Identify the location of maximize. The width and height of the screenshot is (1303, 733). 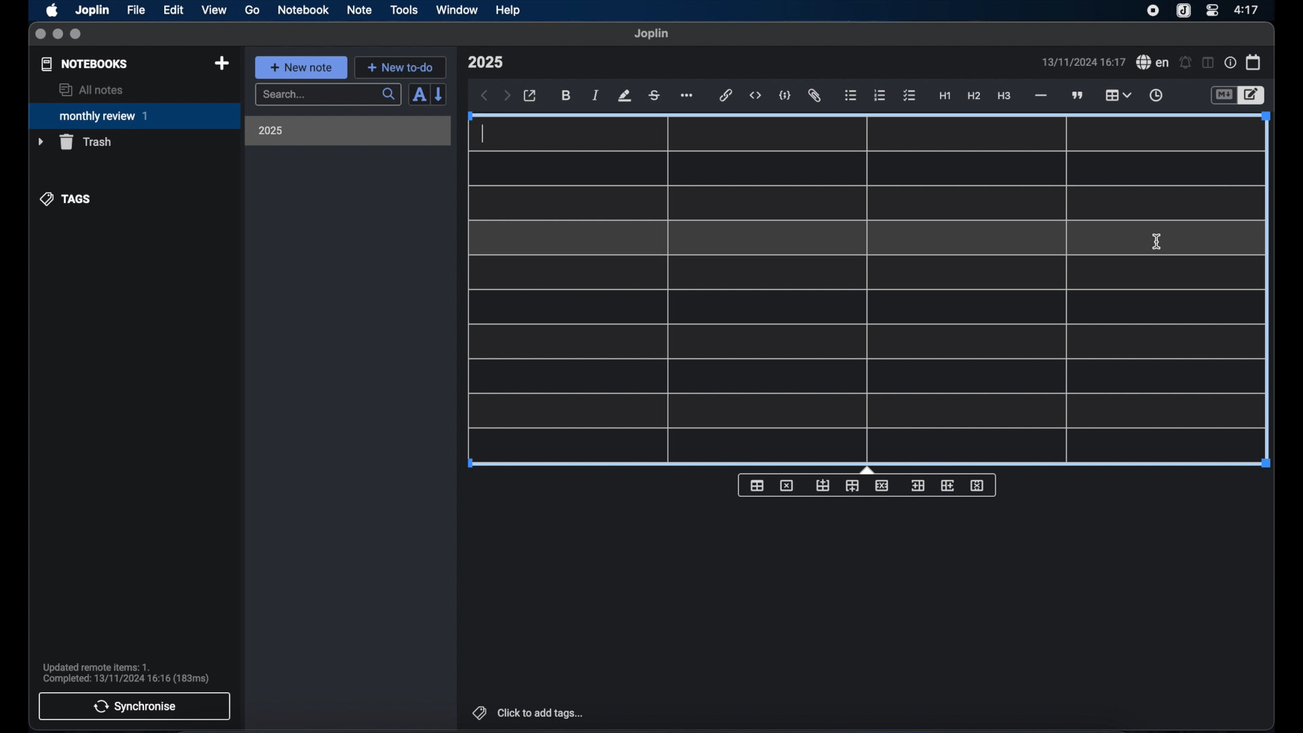
(77, 35).